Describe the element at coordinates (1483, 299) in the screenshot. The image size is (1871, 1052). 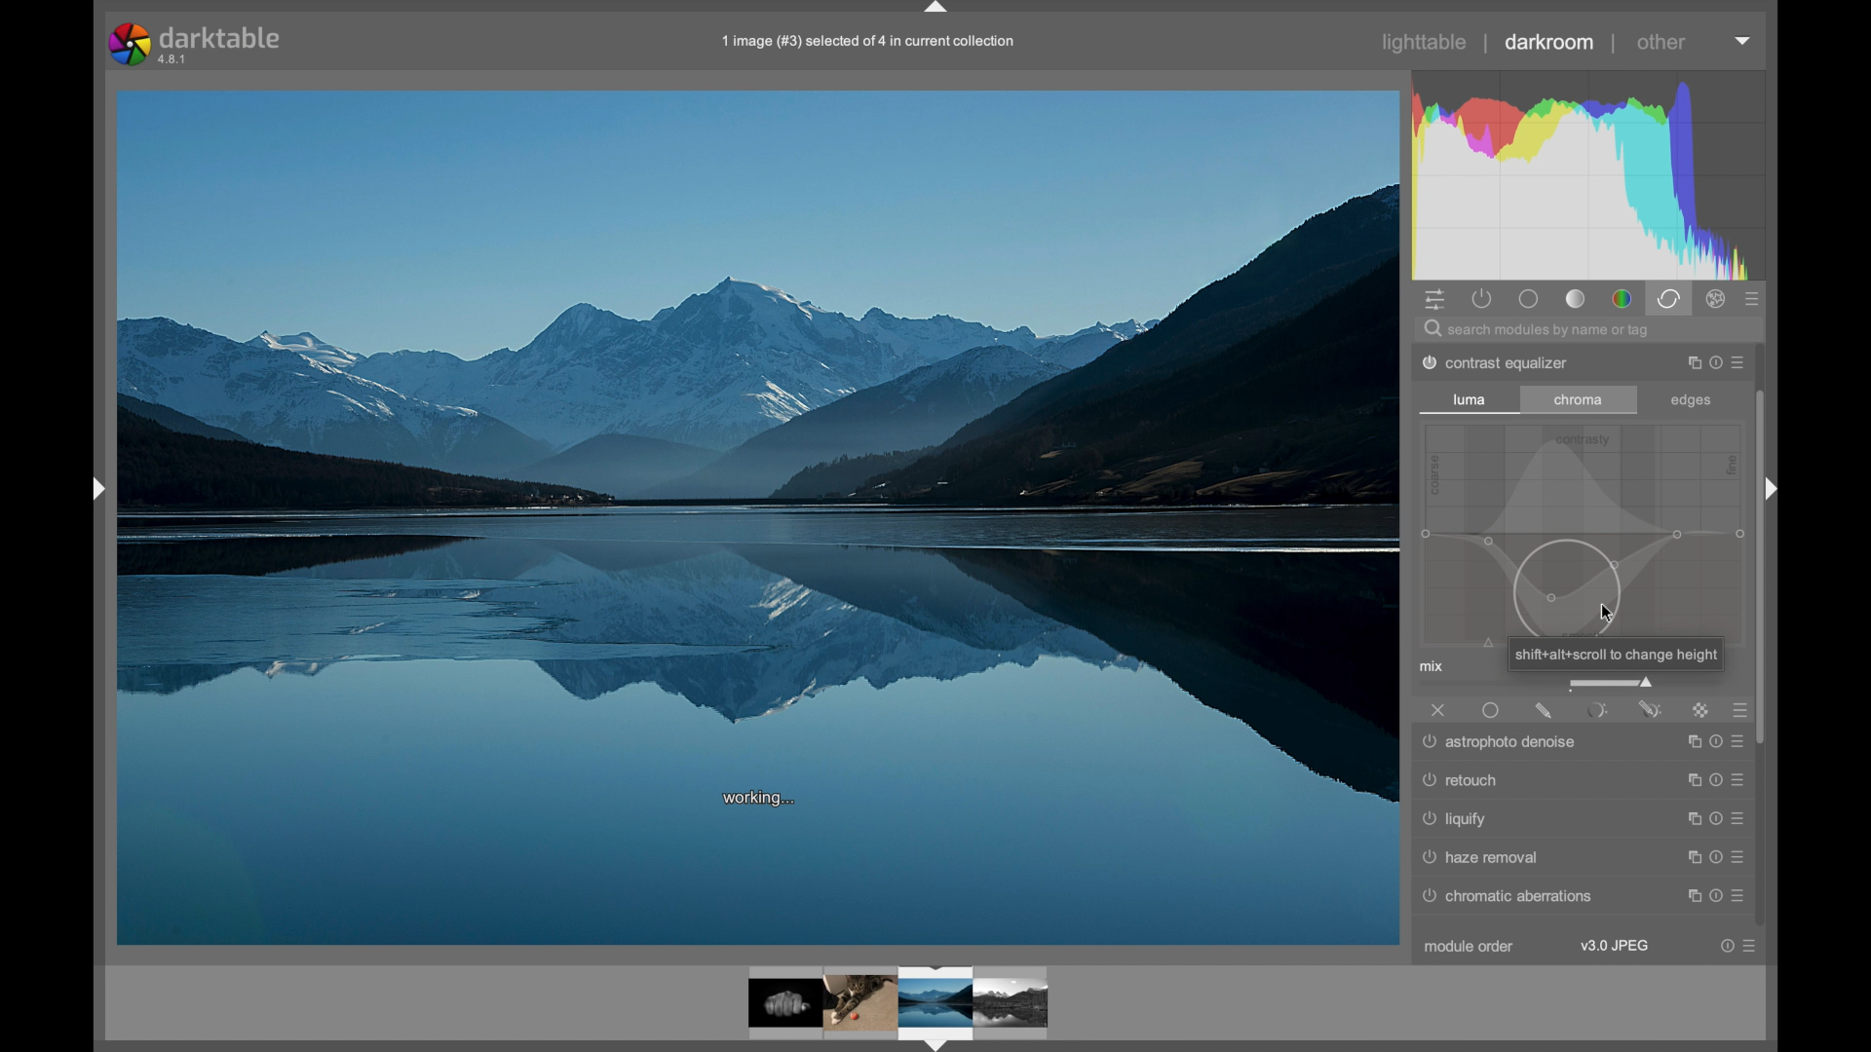
I see `show active  modules only` at that location.